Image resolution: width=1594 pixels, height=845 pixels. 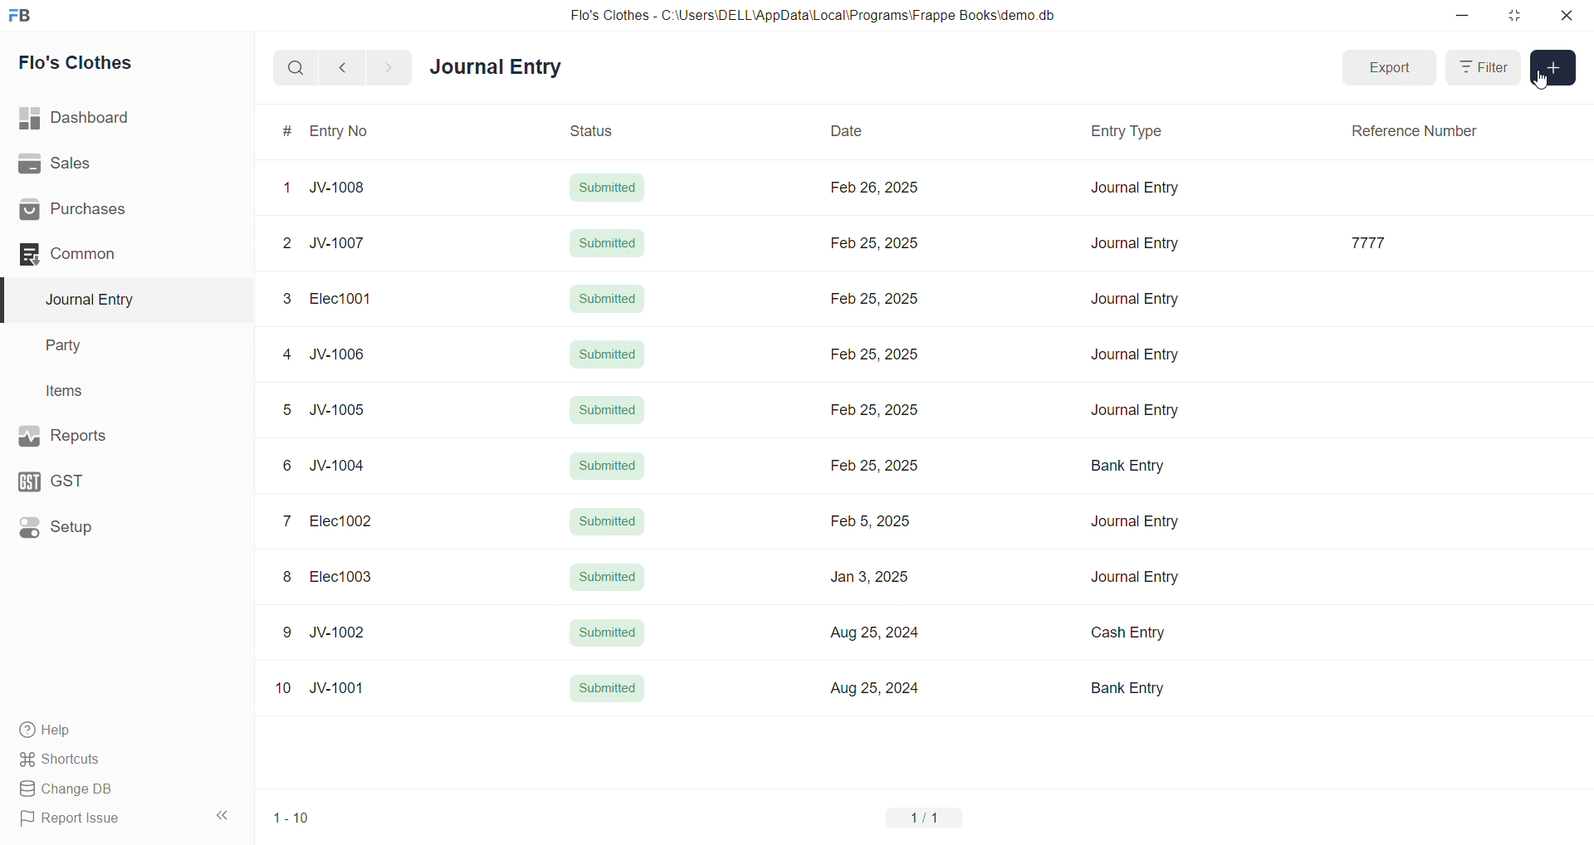 What do you see at coordinates (100, 255) in the screenshot?
I see `Common` at bounding box center [100, 255].